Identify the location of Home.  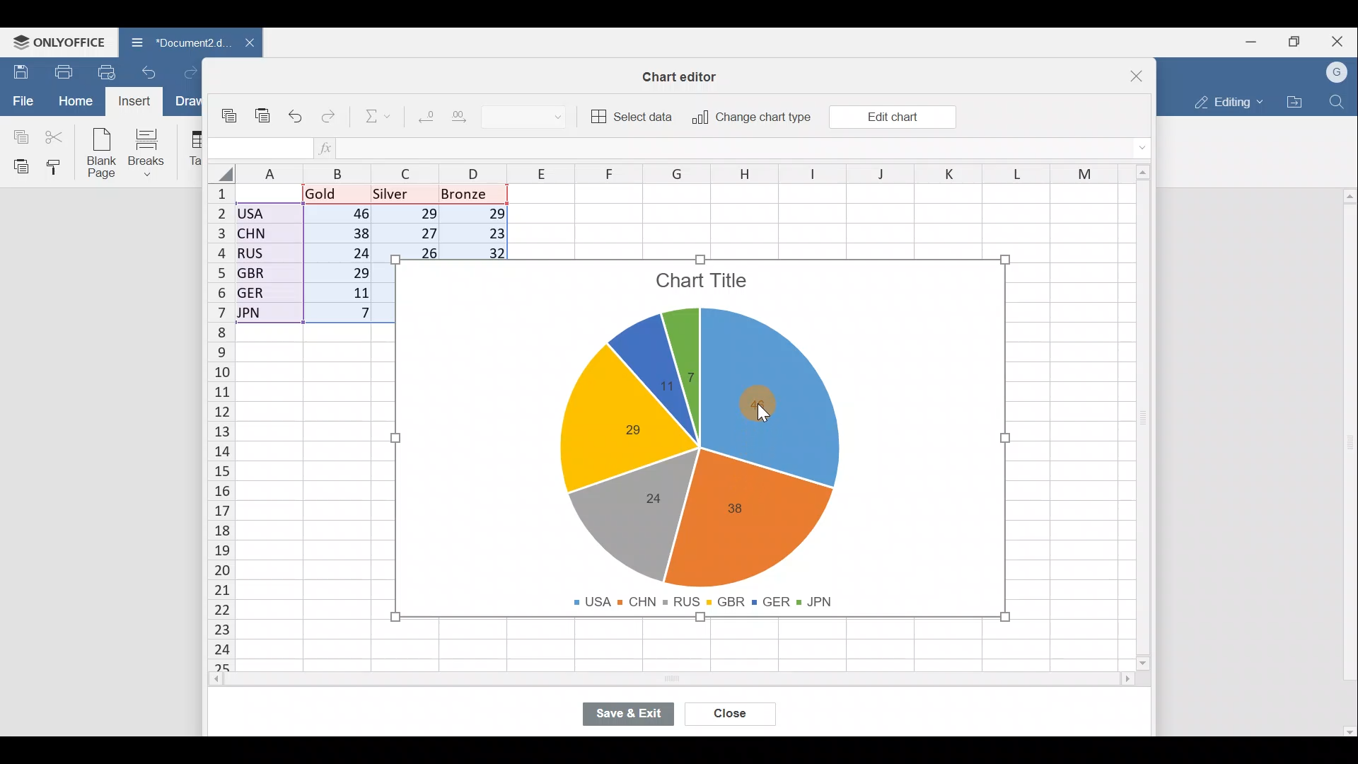
(75, 101).